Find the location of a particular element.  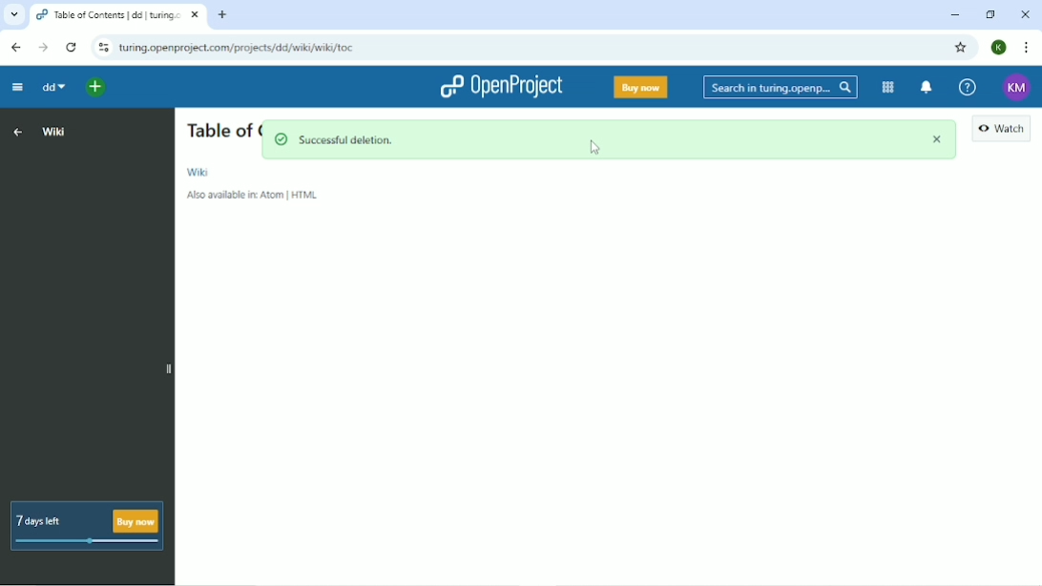

Also available in : Atom | HTML is located at coordinates (255, 196).